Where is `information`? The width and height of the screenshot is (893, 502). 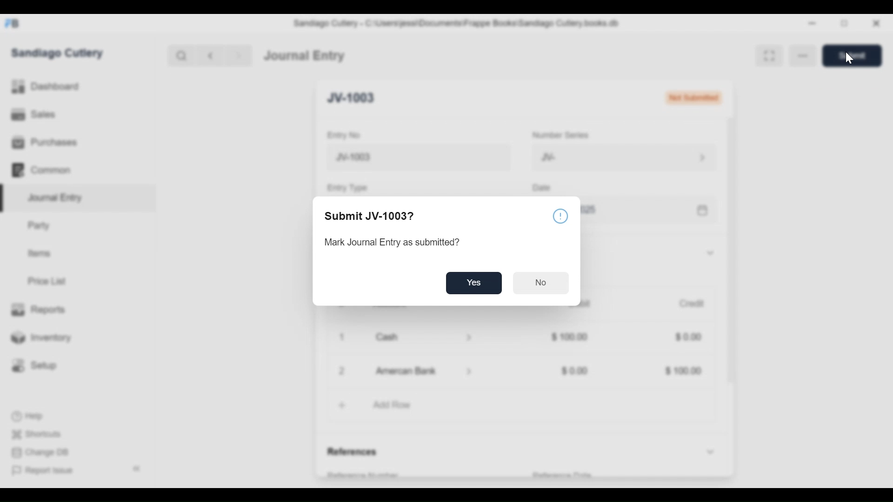 information is located at coordinates (560, 216).